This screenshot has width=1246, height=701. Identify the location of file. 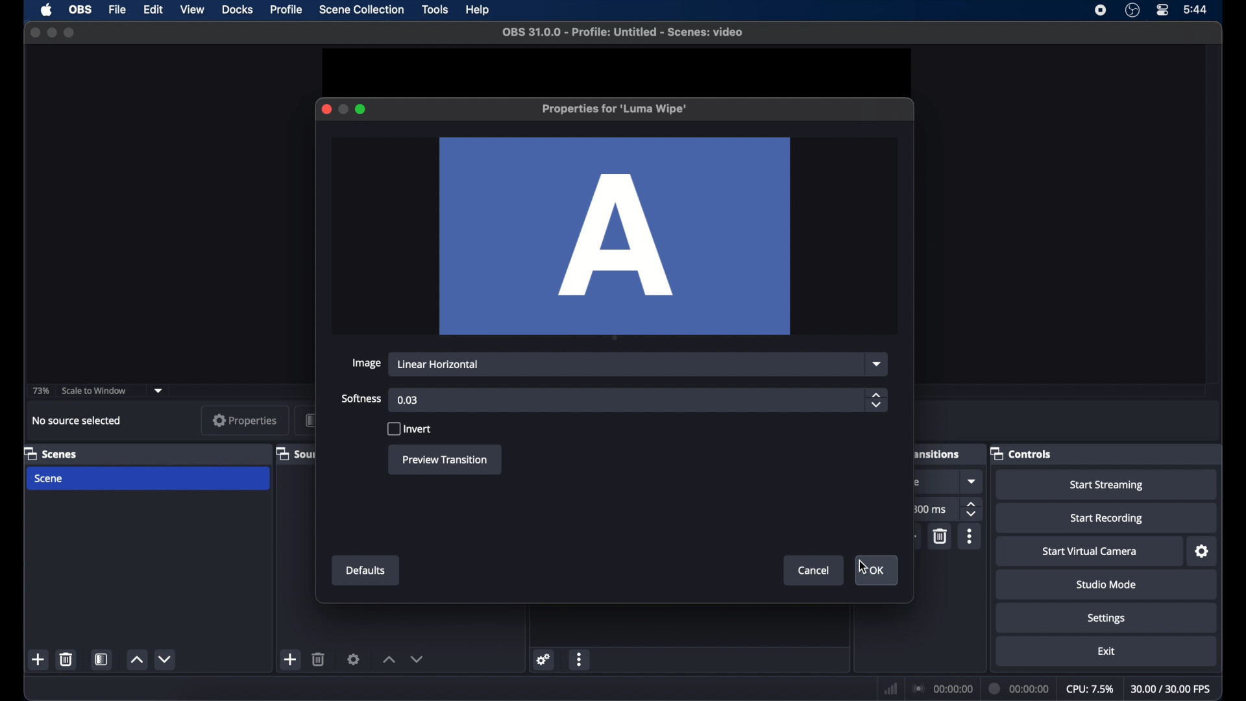
(117, 10).